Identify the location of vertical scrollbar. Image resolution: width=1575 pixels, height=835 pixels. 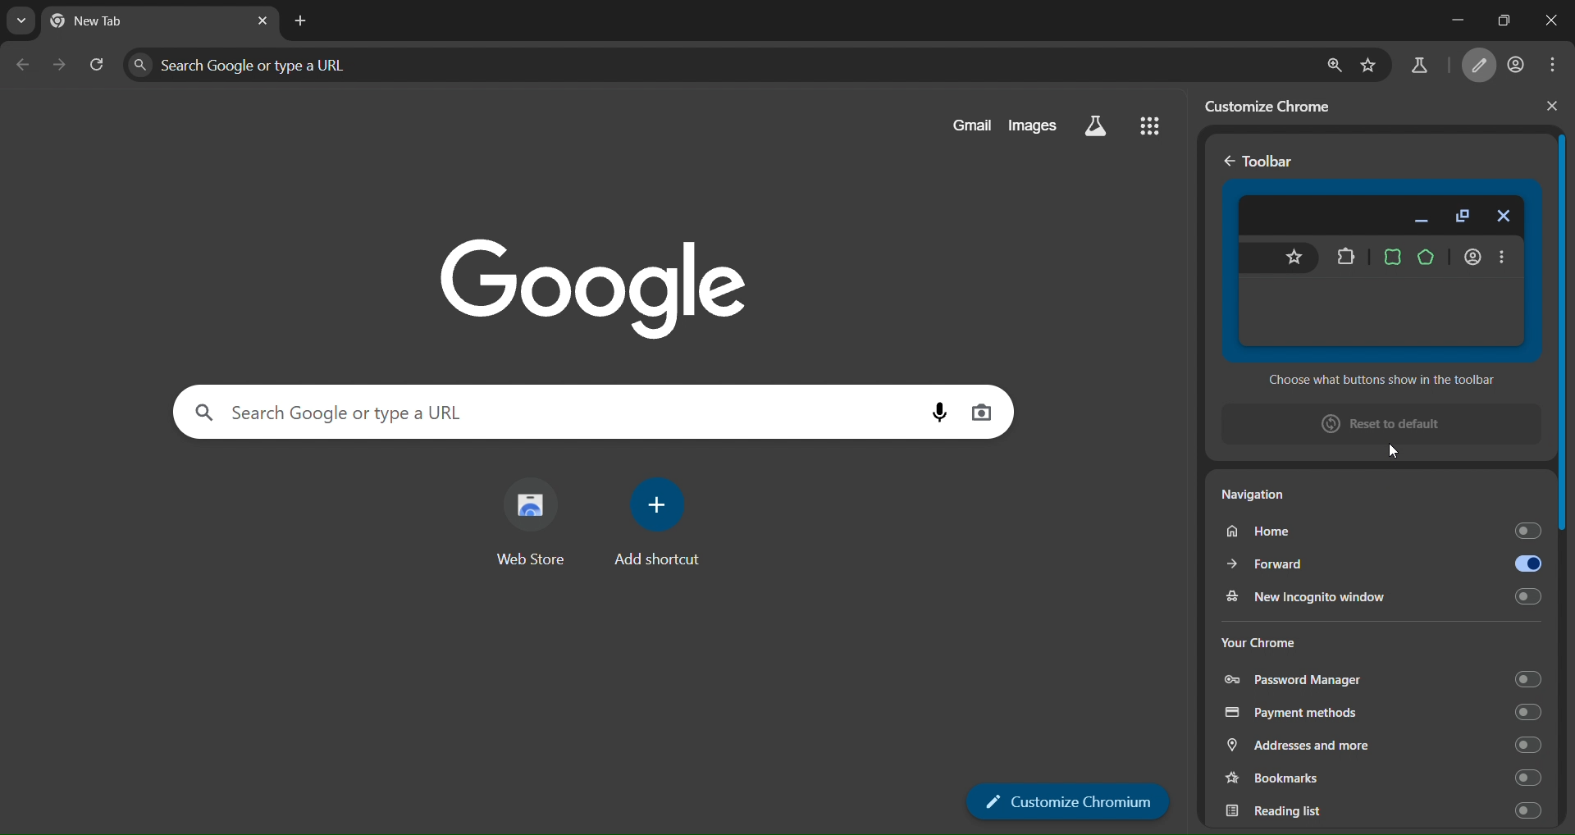
(1564, 472).